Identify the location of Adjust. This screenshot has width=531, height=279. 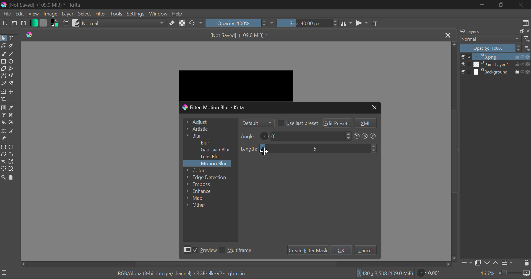
(209, 121).